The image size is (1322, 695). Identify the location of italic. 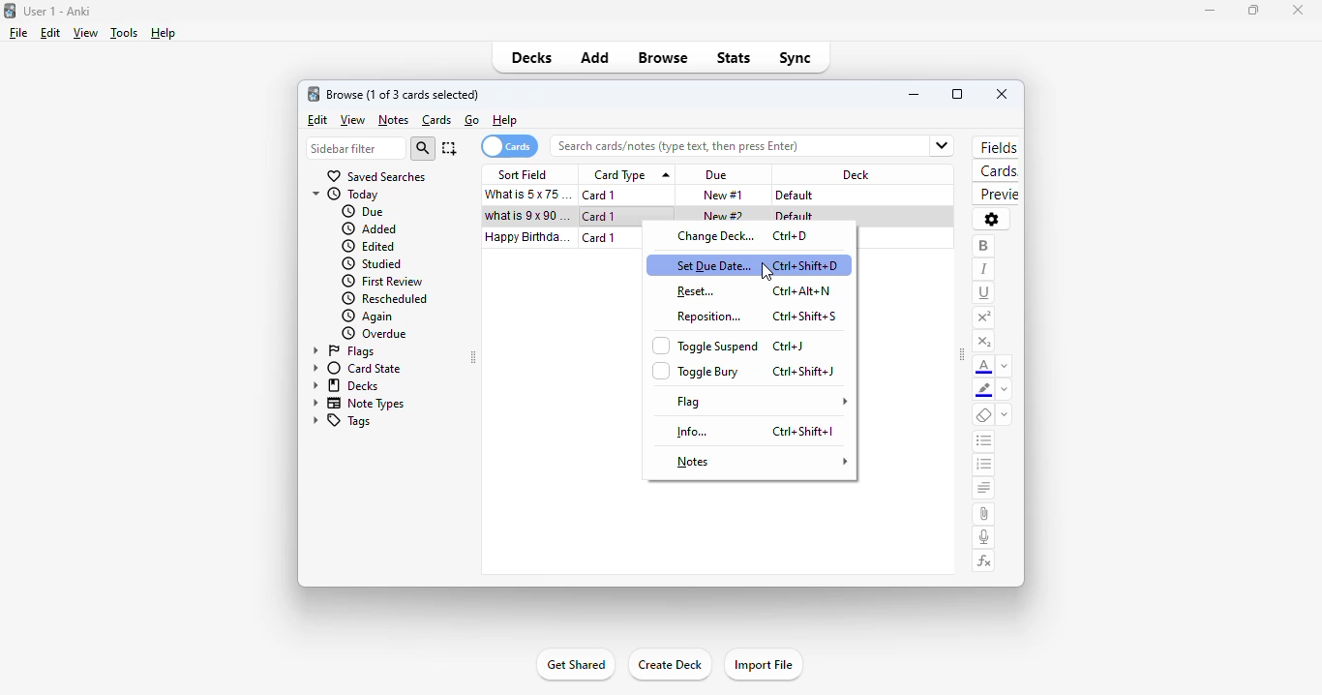
(982, 269).